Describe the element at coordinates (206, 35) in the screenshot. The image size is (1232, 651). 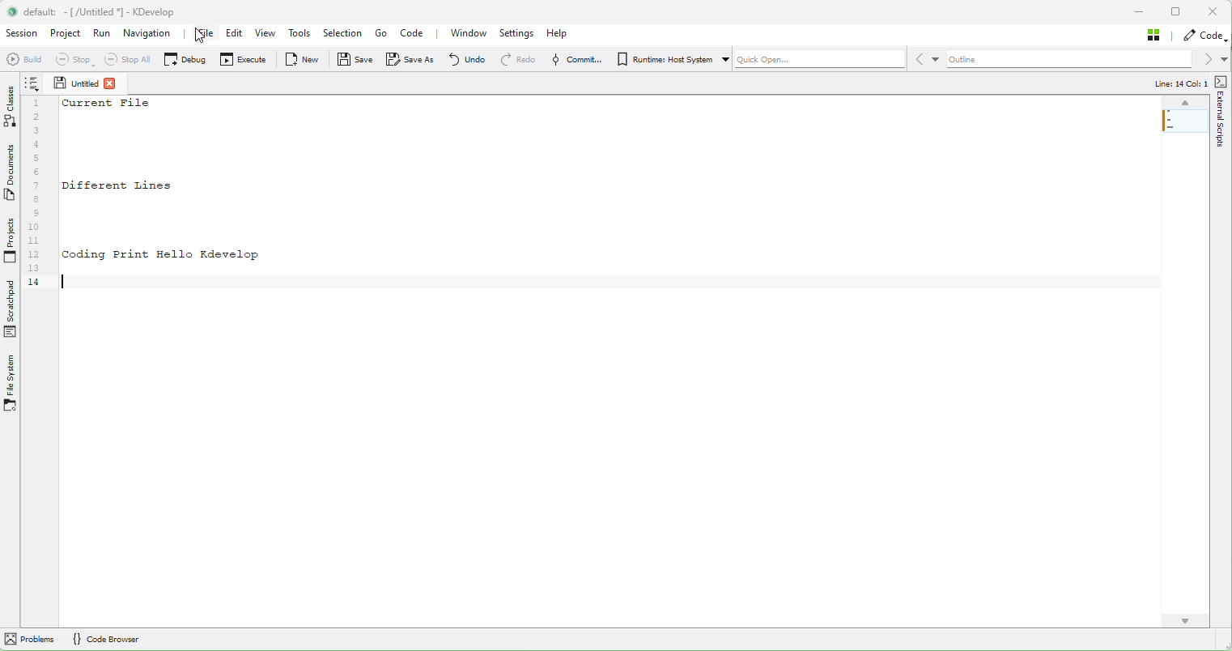
I see `File` at that location.